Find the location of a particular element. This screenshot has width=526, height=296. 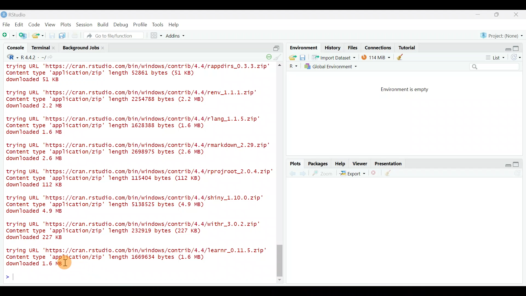

trying URL 'https://cran.rstudio.com/bin/windows/contrib/4.4/withr_3.0.2.zip"
Content type 'application/zip' length 232919 bytes (227 KB)
downloaded 227 KB is located at coordinates (135, 230).